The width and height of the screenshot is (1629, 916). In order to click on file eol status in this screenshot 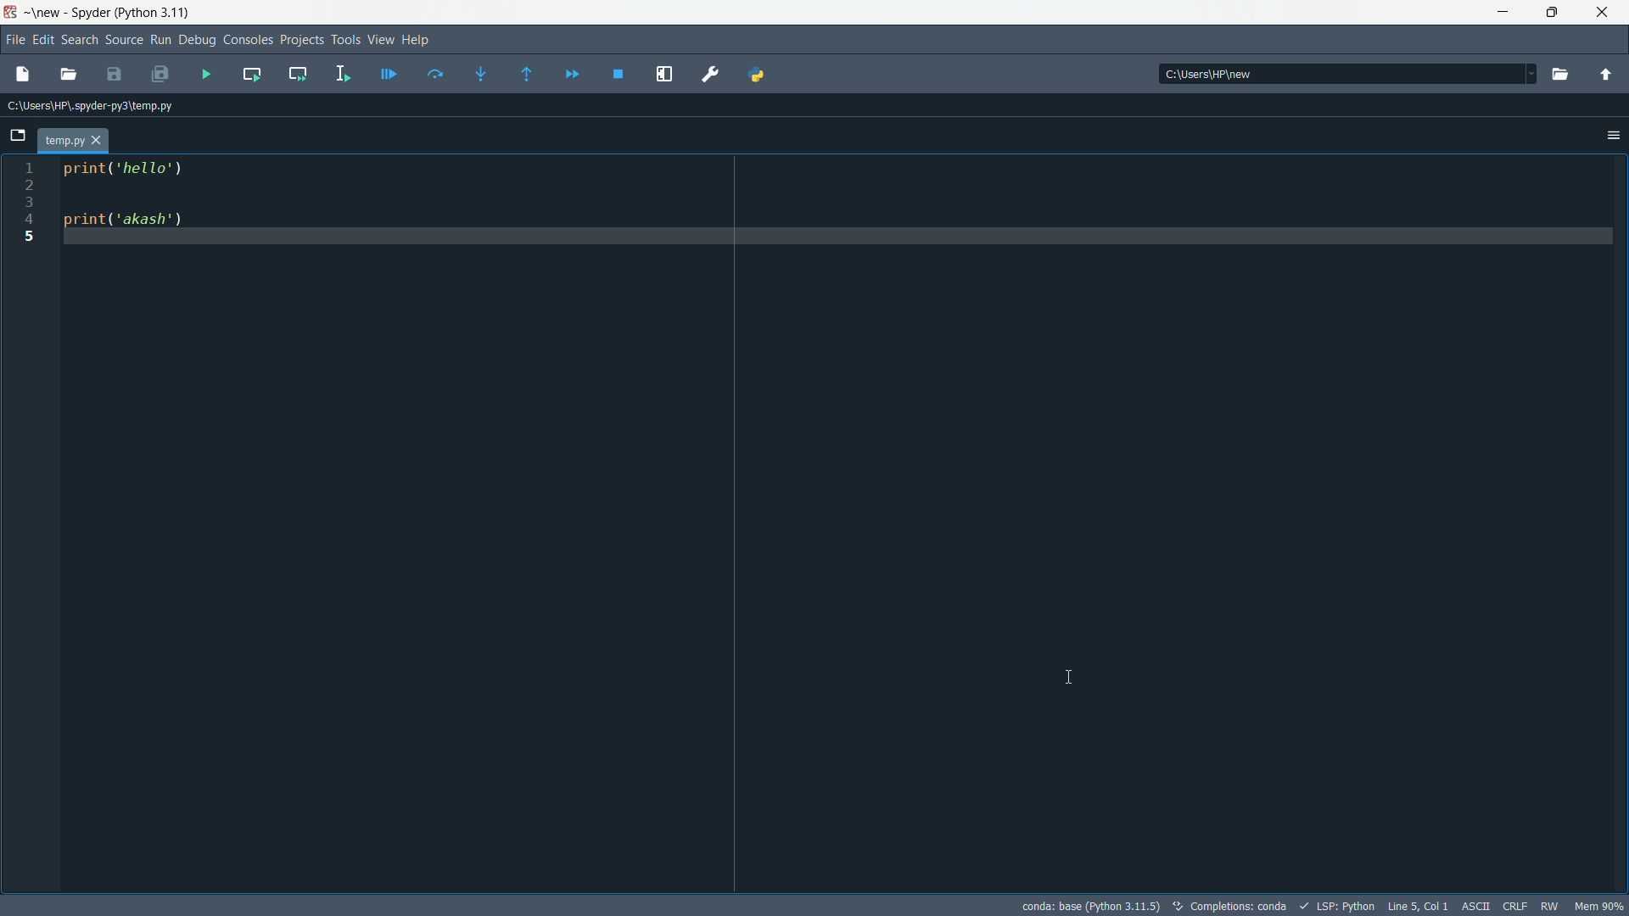, I will do `click(1515, 907)`.